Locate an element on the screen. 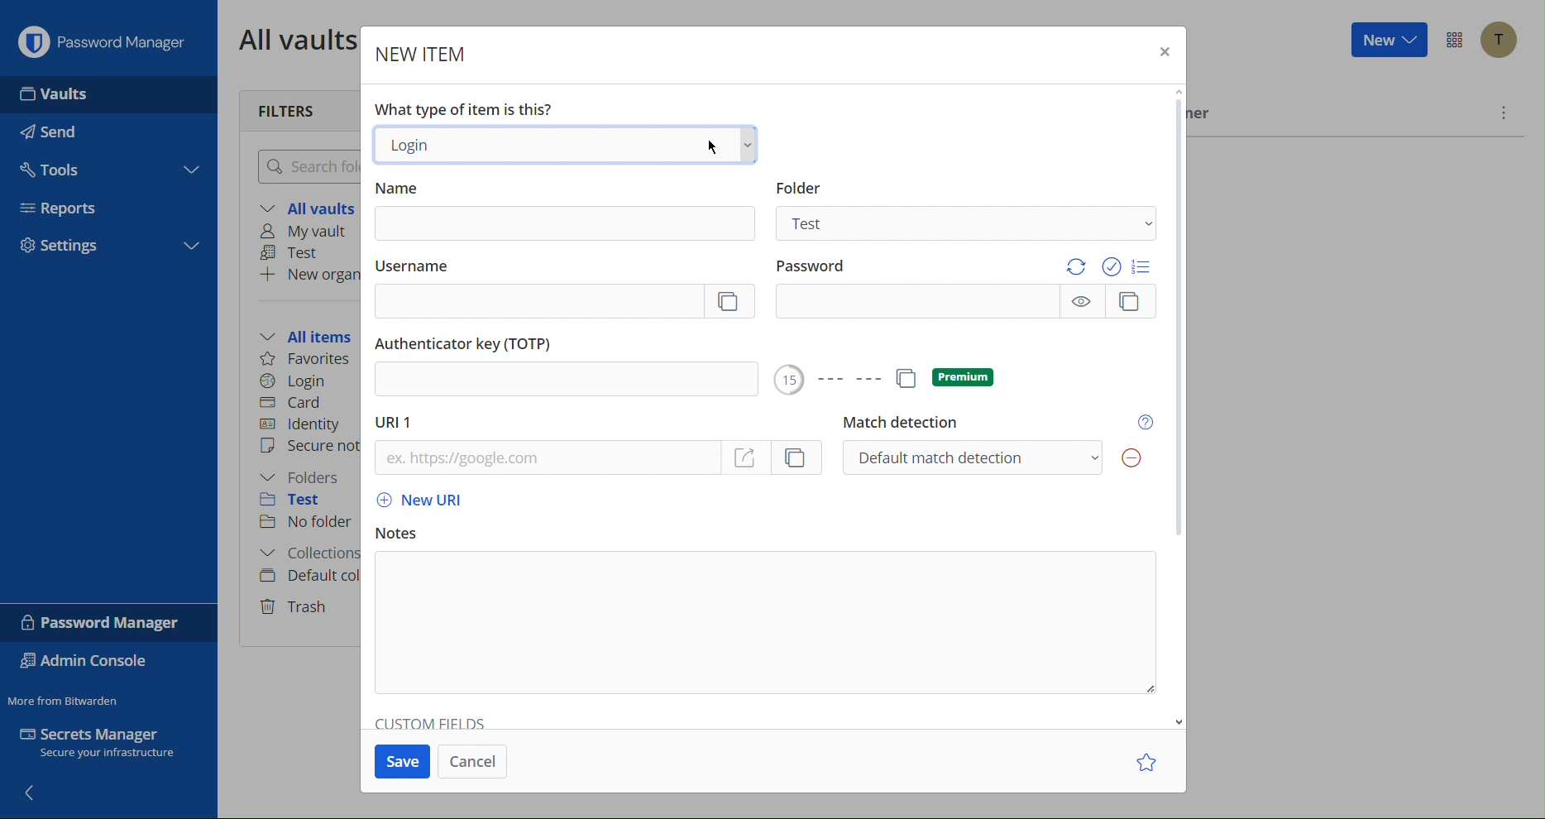  Close is located at coordinates (1165, 54).